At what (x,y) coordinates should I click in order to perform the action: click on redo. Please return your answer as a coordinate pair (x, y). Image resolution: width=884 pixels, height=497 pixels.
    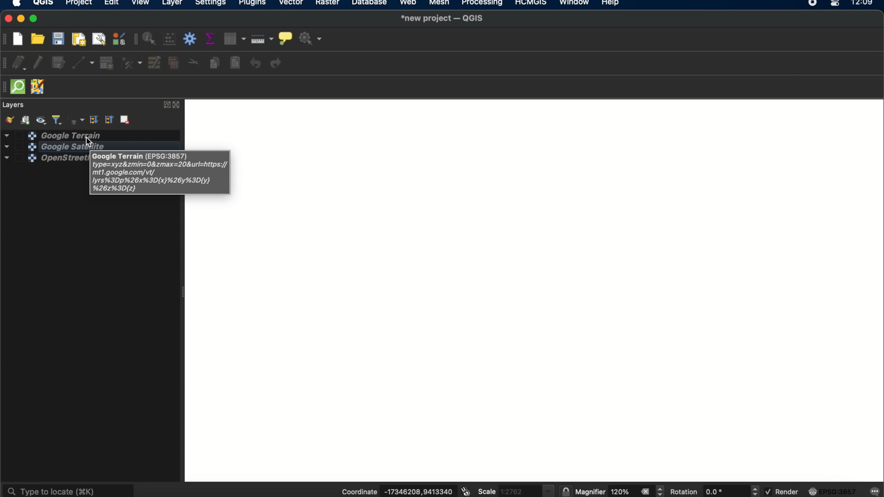
    Looking at the image, I should click on (278, 64).